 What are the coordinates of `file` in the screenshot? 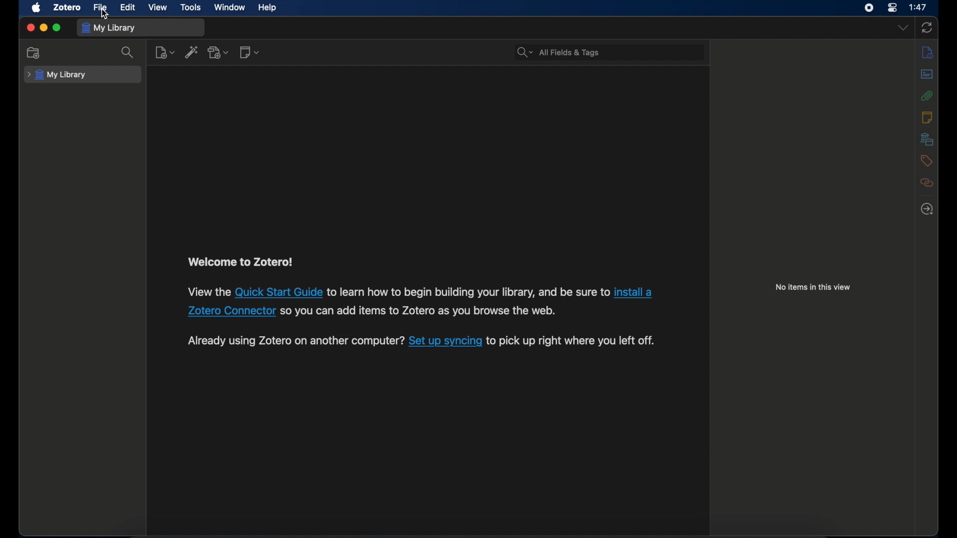 It's located at (101, 7).